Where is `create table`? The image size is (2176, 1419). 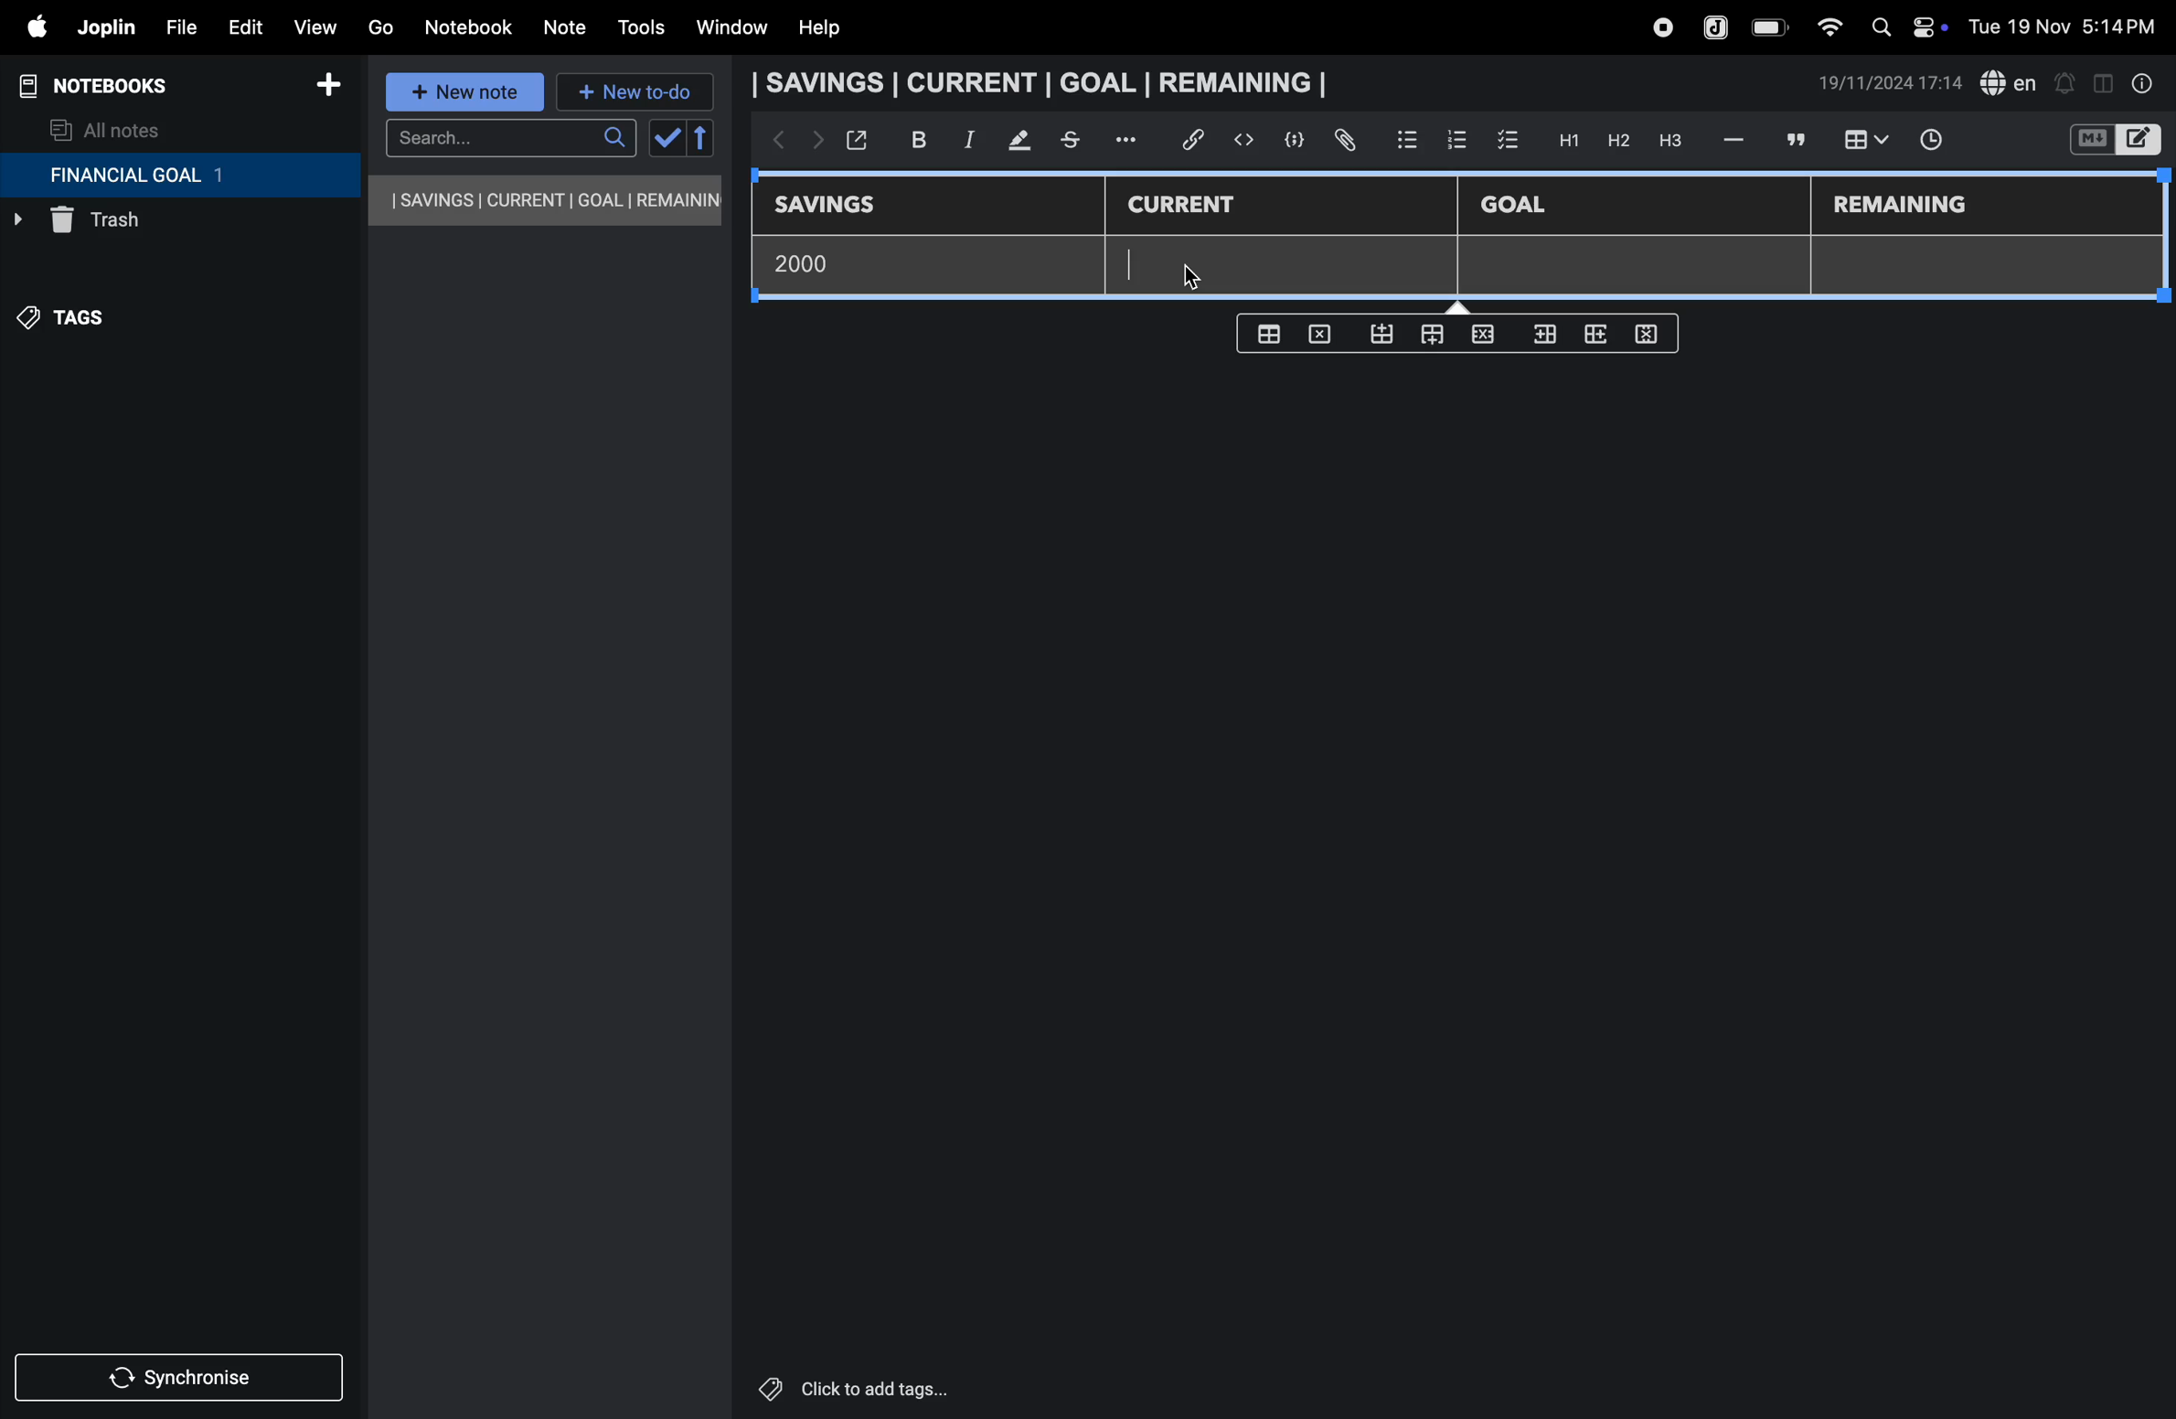
create table is located at coordinates (1268, 334).